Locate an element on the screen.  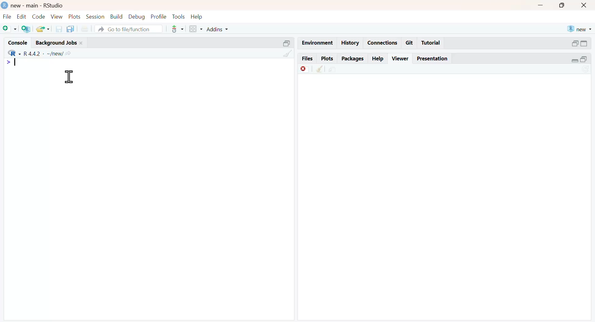
help is located at coordinates (196, 17).